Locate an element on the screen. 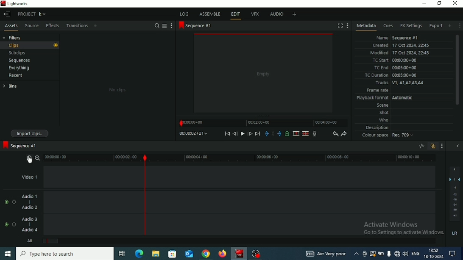 This screenshot has height=260, width=463. Notifications is located at coordinates (452, 253).